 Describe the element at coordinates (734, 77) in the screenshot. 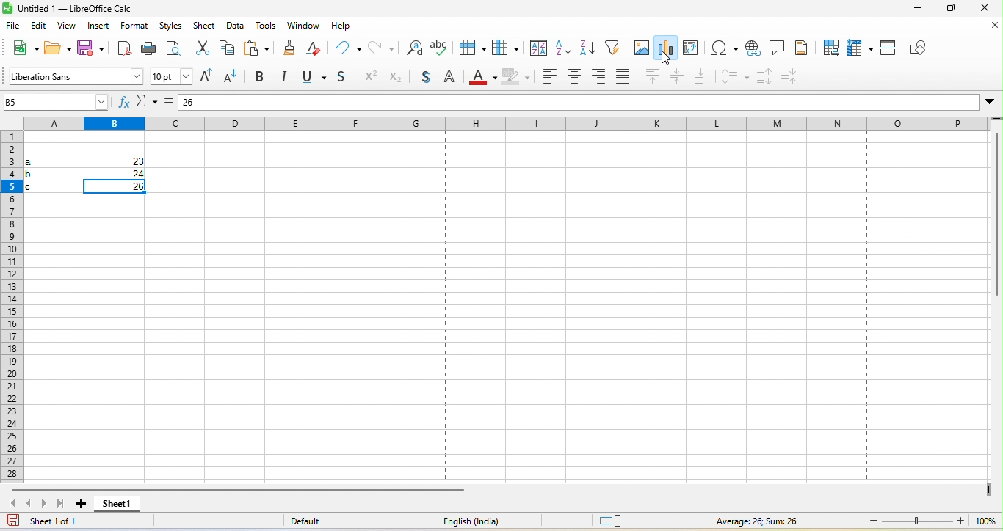

I see `set line spacing` at that location.